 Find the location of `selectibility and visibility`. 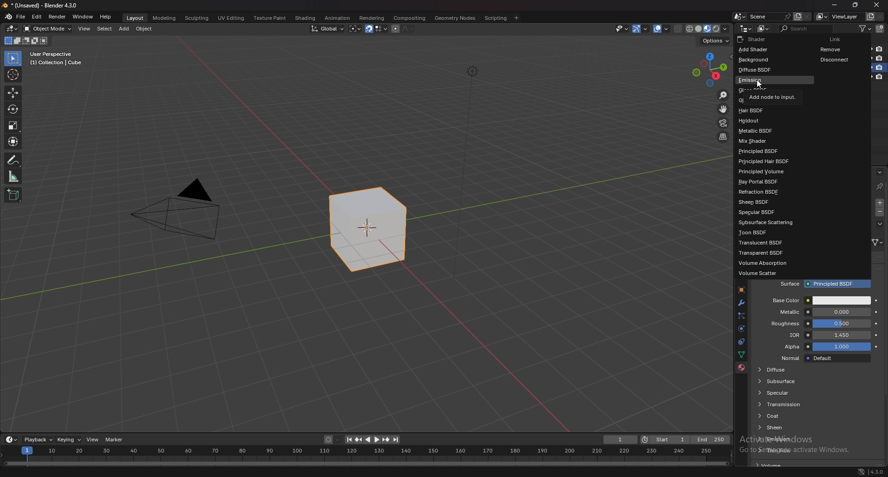

selectibility and visibility is located at coordinates (623, 29).